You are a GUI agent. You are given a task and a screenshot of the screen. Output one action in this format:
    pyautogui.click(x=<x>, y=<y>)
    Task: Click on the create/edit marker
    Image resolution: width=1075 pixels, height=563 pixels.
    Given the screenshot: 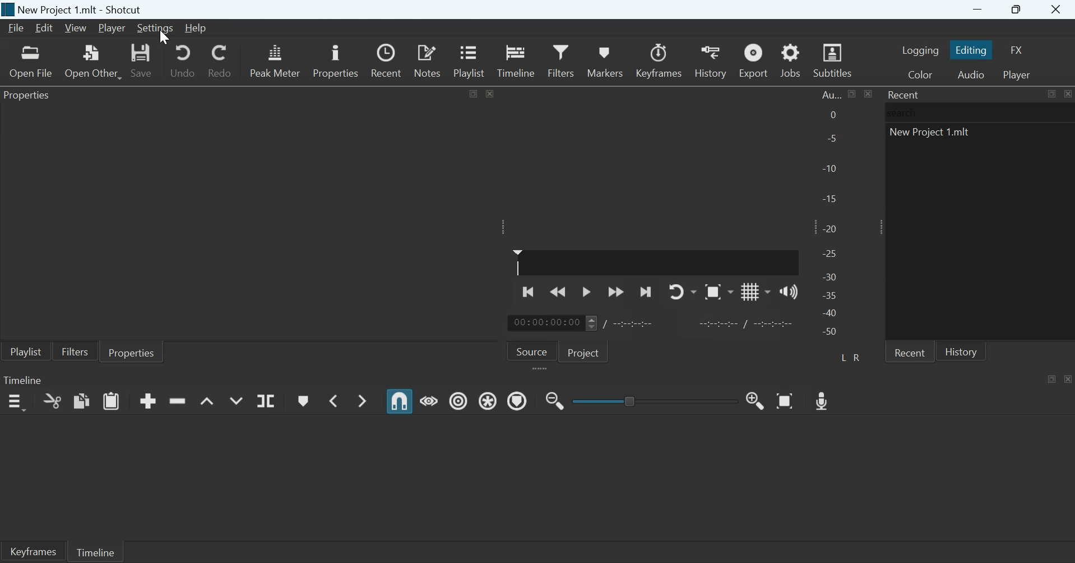 What is the action you would take?
    pyautogui.click(x=303, y=401)
    